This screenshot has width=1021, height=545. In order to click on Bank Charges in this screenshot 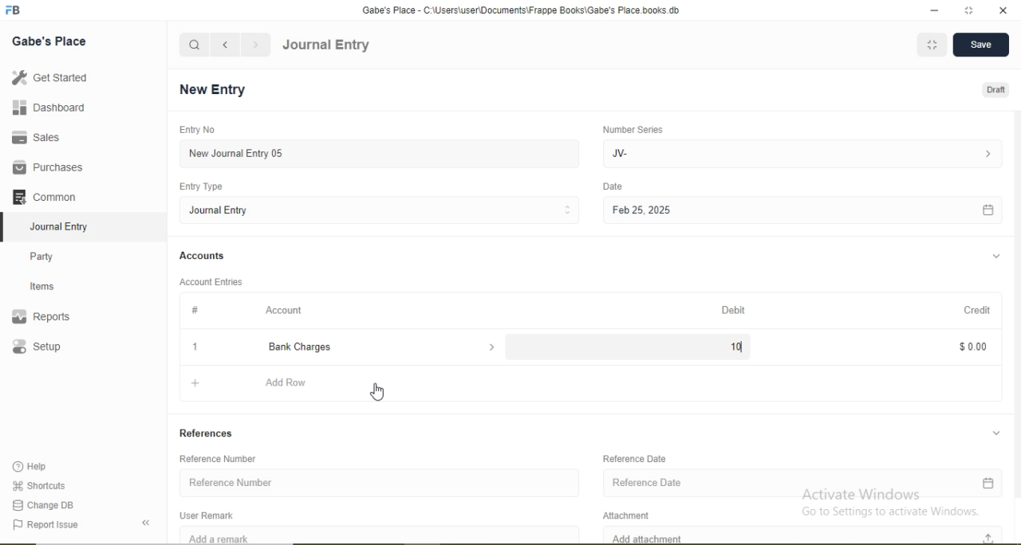, I will do `click(373, 347)`.